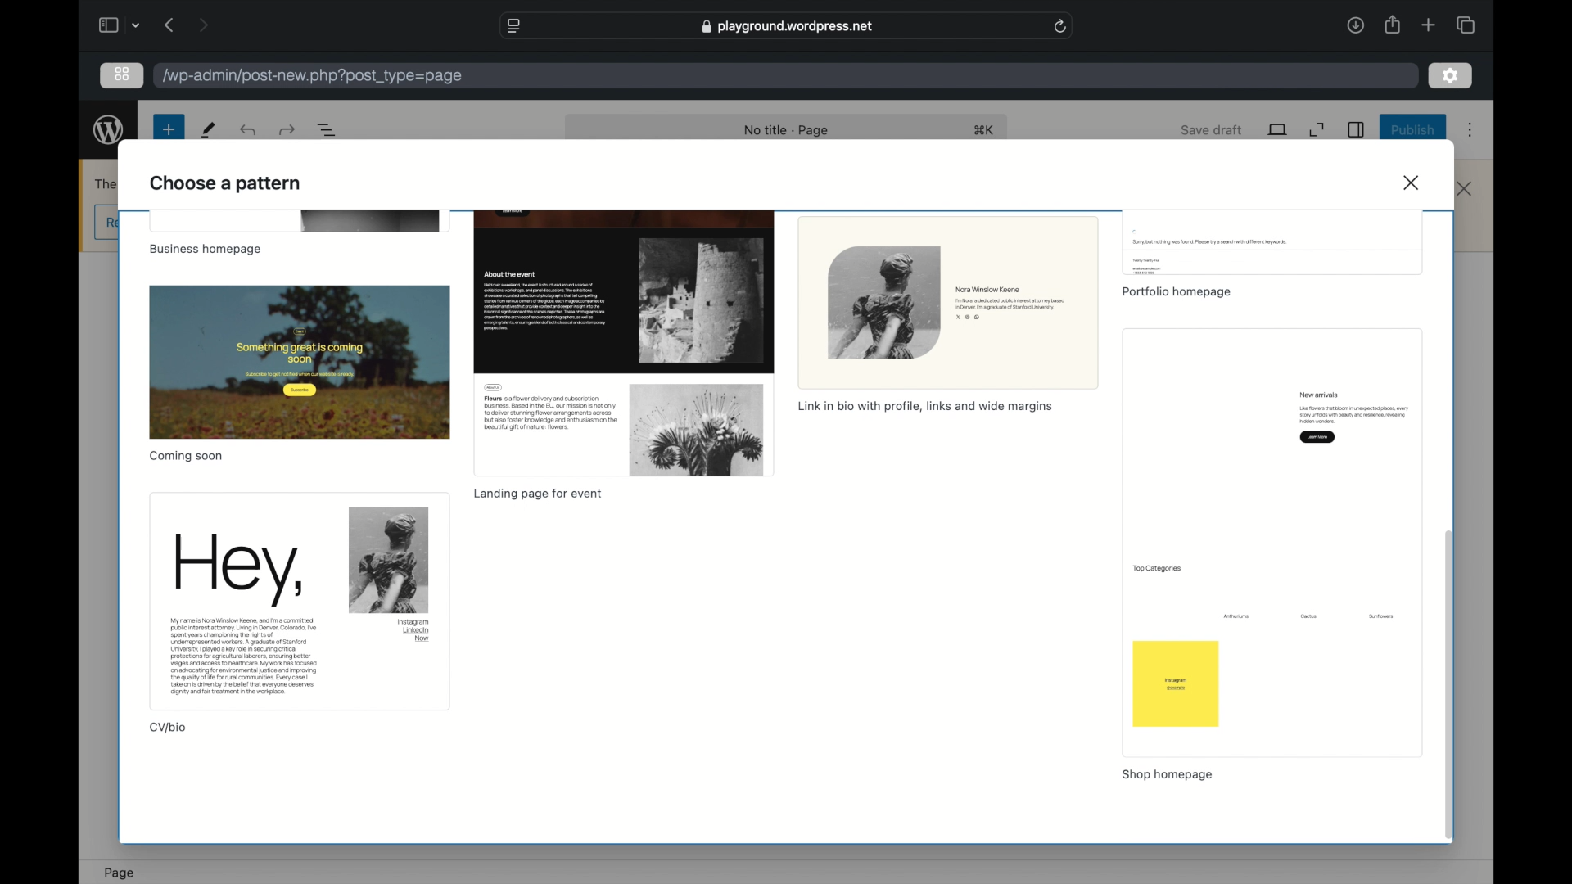  What do you see at coordinates (513, 25) in the screenshot?
I see `website settings` at bounding box center [513, 25].